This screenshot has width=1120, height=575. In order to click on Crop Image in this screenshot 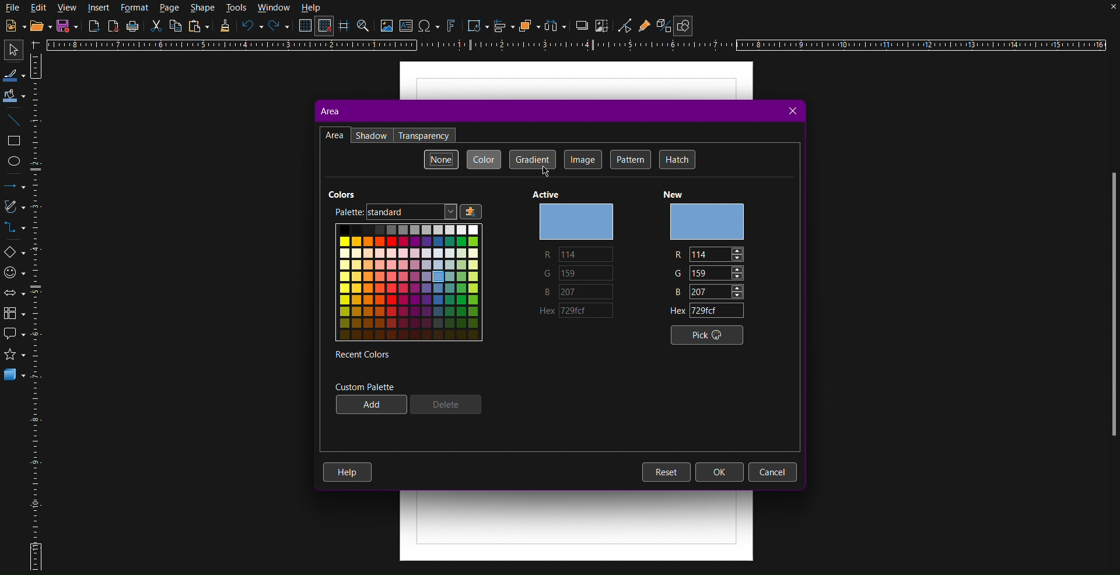, I will do `click(603, 27)`.